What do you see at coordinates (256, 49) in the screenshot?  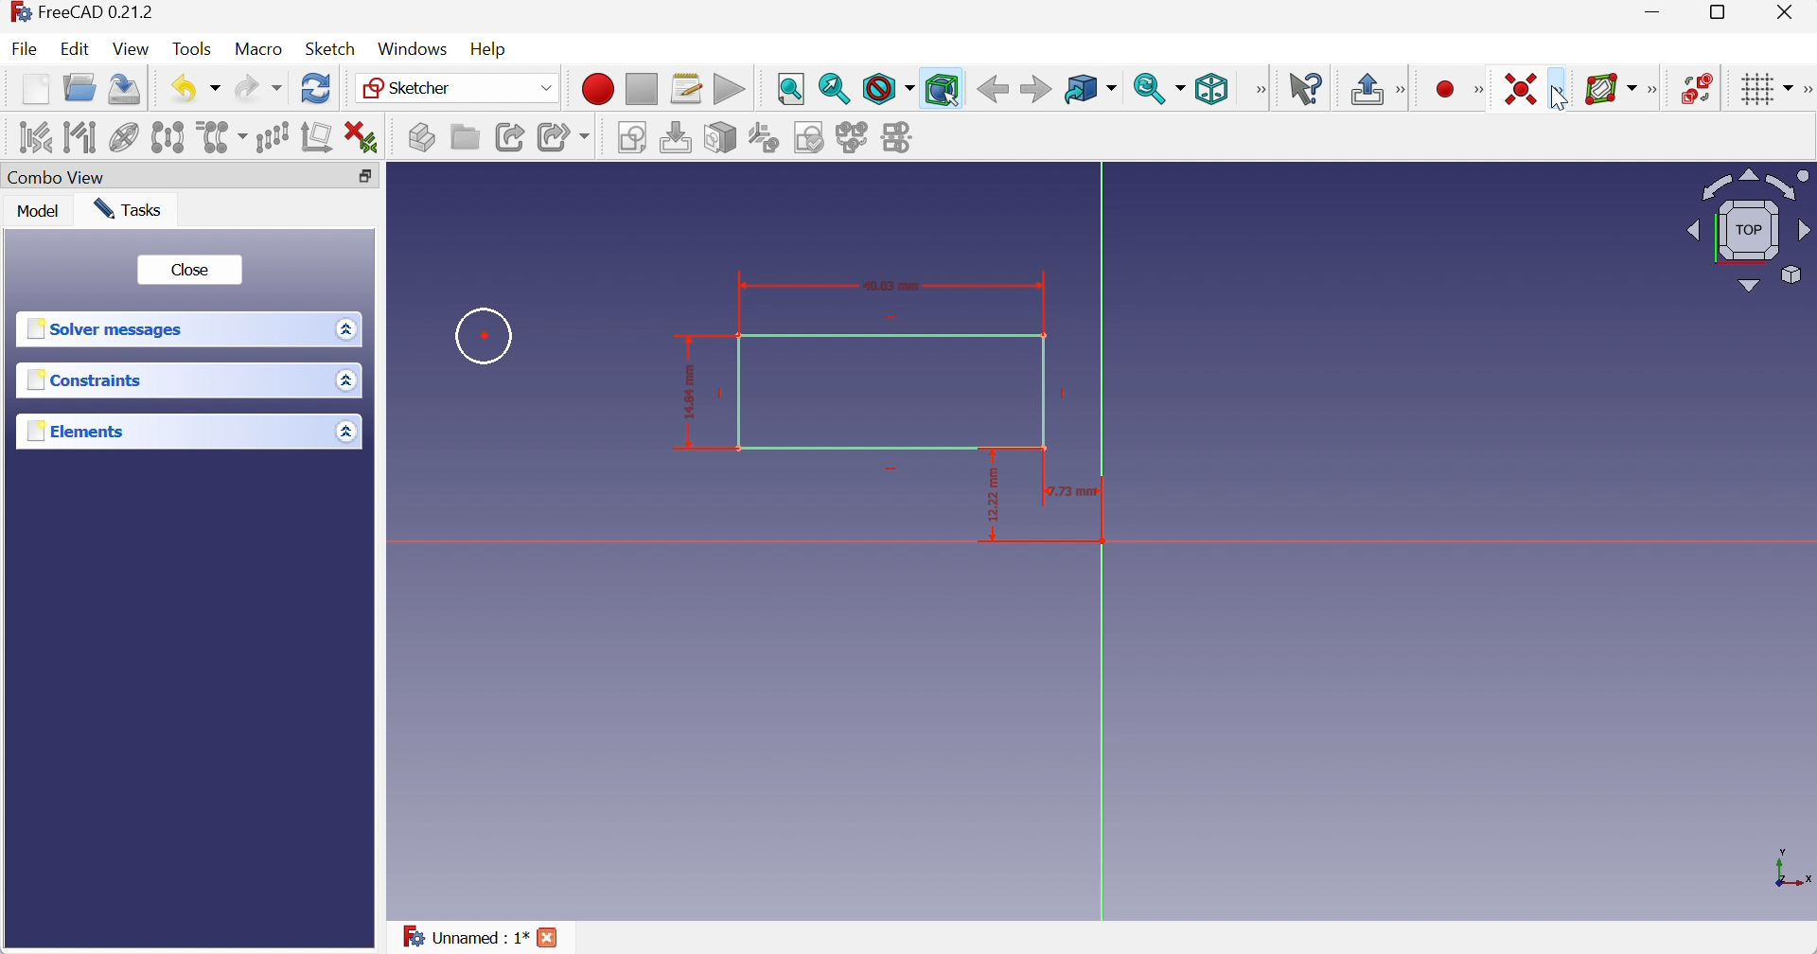 I see `Macro` at bounding box center [256, 49].